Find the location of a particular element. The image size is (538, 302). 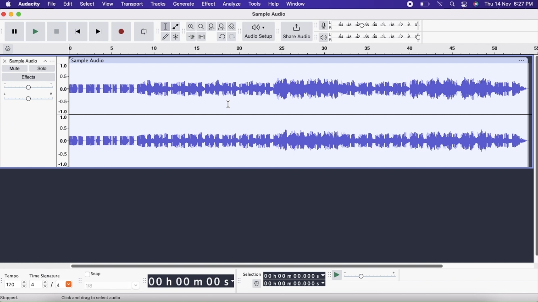

Selection tool is located at coordinates (166, 26).